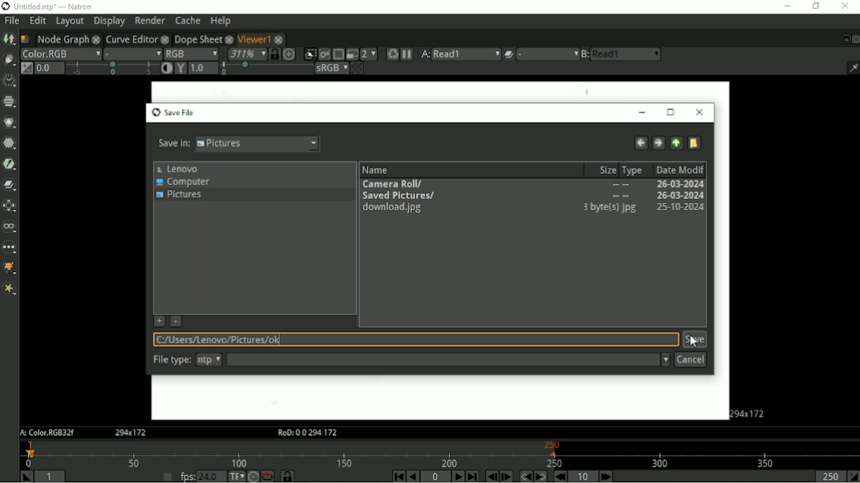  Describe the element at coordinates (247, 53) in the screenshot. I see `Zoom` at that location.